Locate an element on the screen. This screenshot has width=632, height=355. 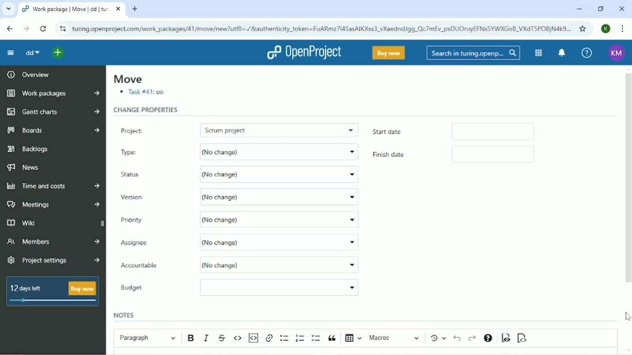
Overview is located at coordinates (27, 74).